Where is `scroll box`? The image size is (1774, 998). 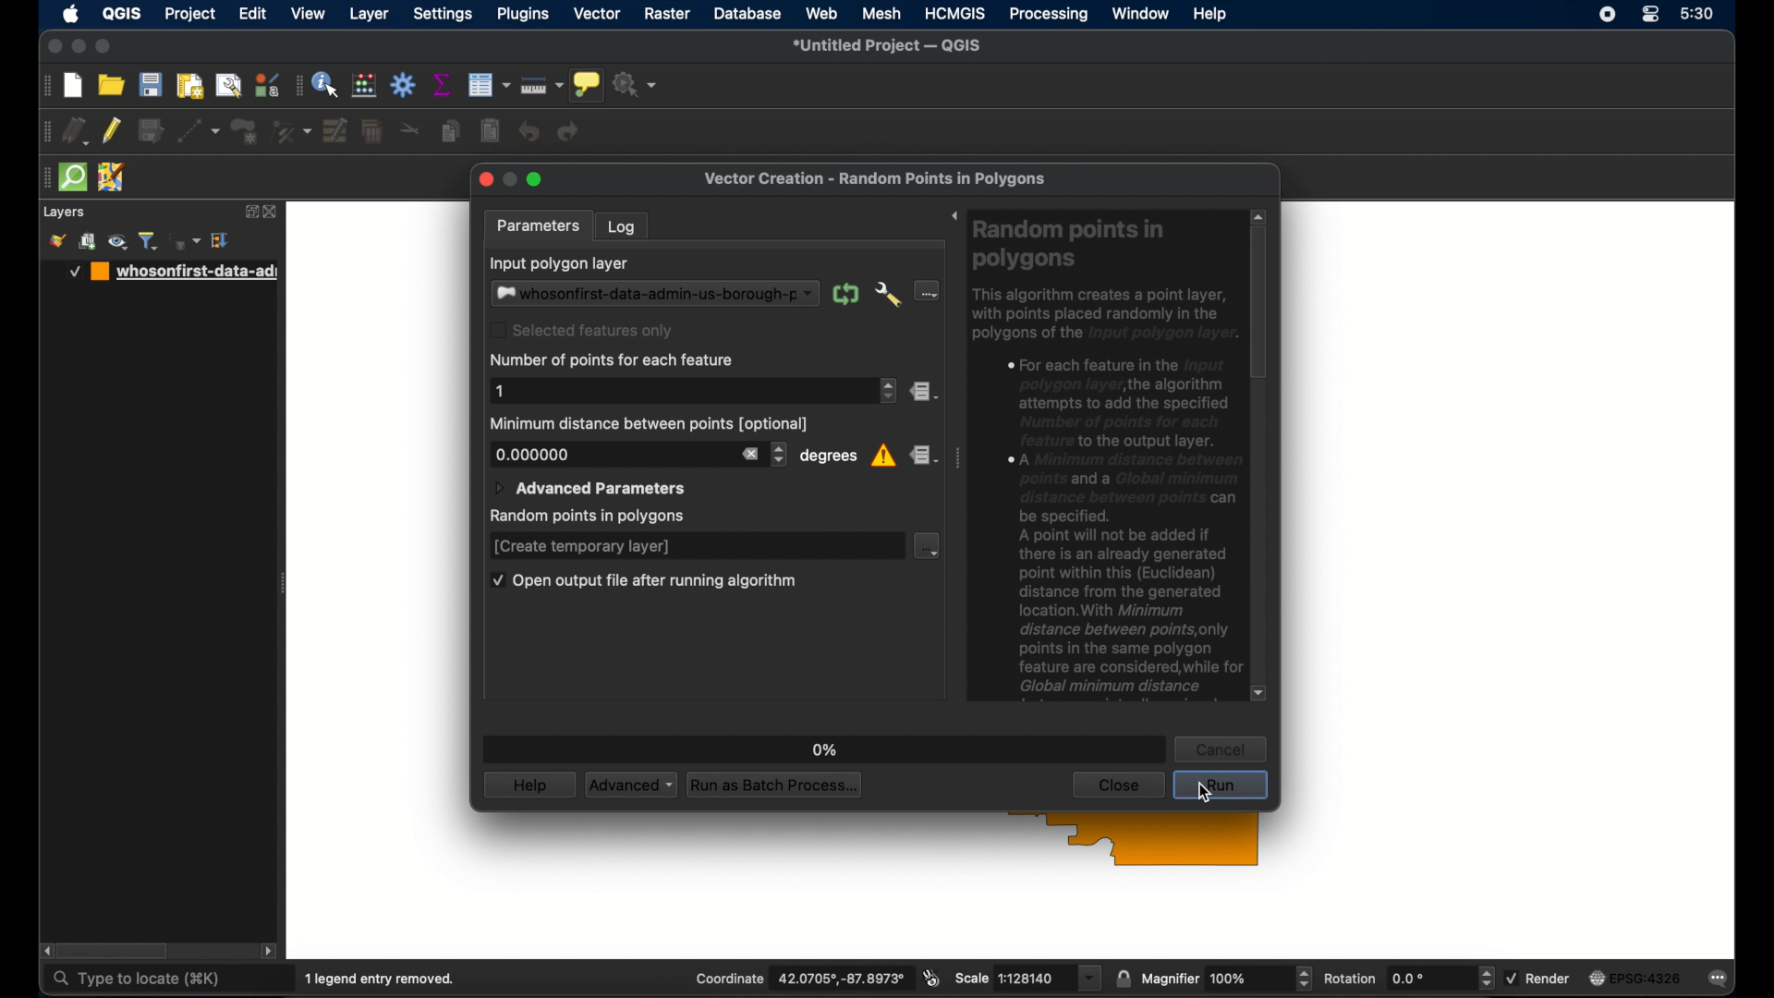 scroll box is located at coordinates (116, 951).